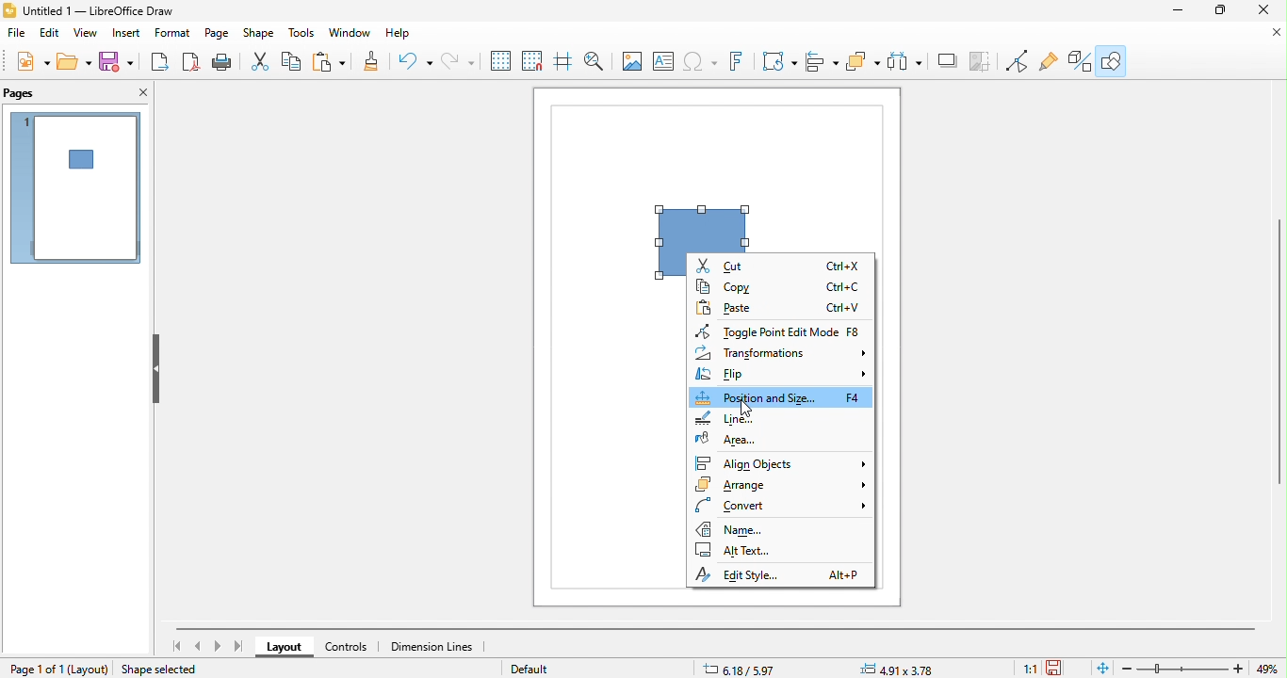 This screenshot has width=1287, height=678. What do you see at coordinates (1263, 9) in the screenshot?
I see `close` at bounding box center [1263, 9].